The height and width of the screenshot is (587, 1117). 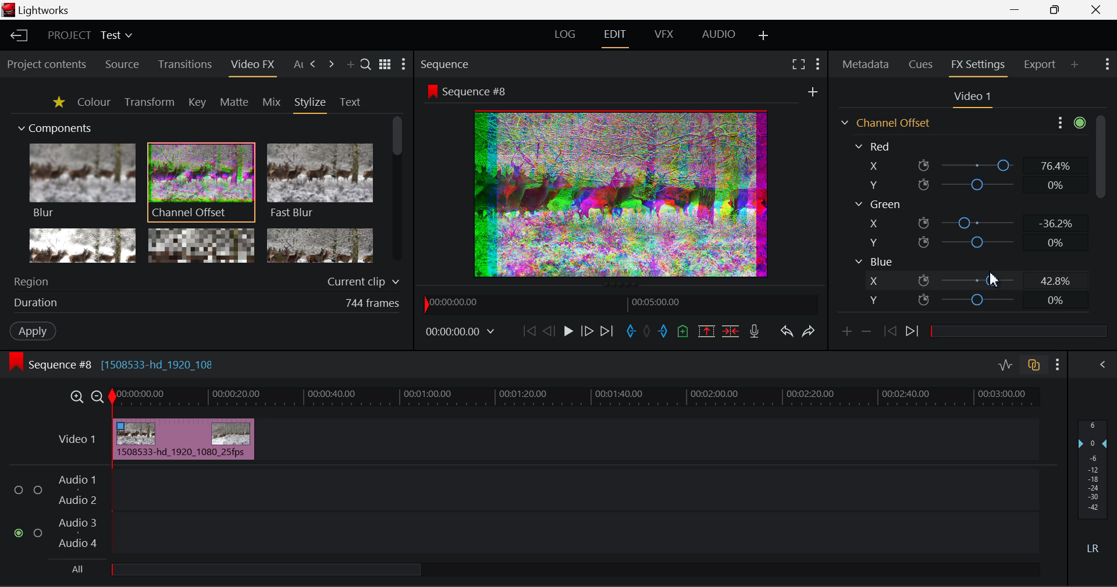 I want to click on Video Layer, so click(x=78, y=442).